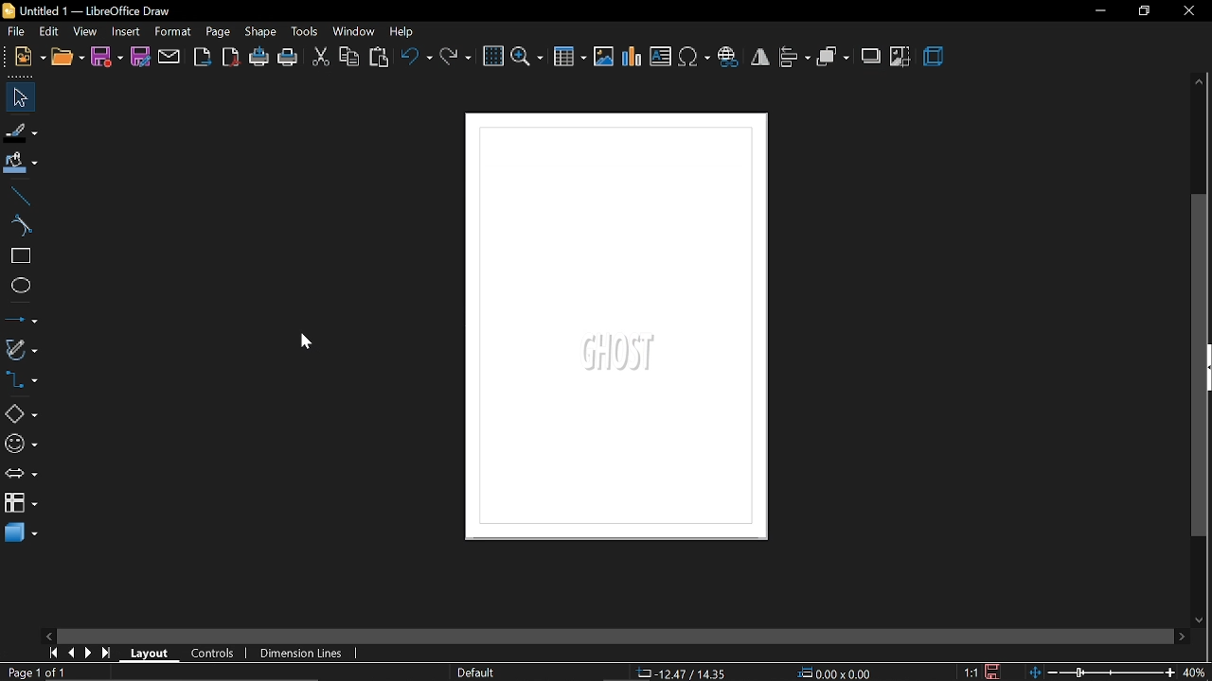 The height and width of the screenshot is (681, 1212). Describe the element at coordinates (18, 32) in the screenshot. I see `file` at that location.